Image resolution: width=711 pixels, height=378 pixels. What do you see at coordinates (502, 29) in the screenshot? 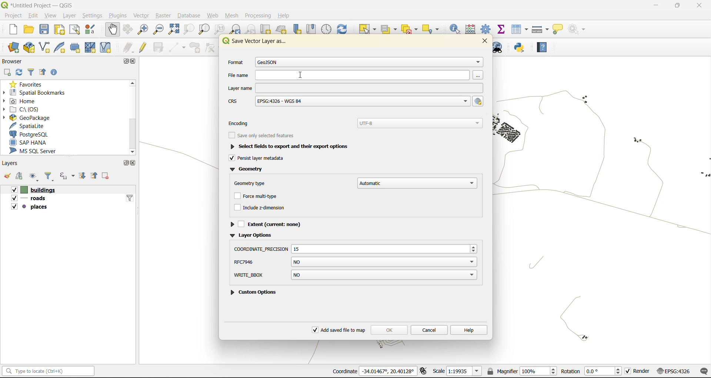
I see `statistical summary` at bounding box center [502, 29].